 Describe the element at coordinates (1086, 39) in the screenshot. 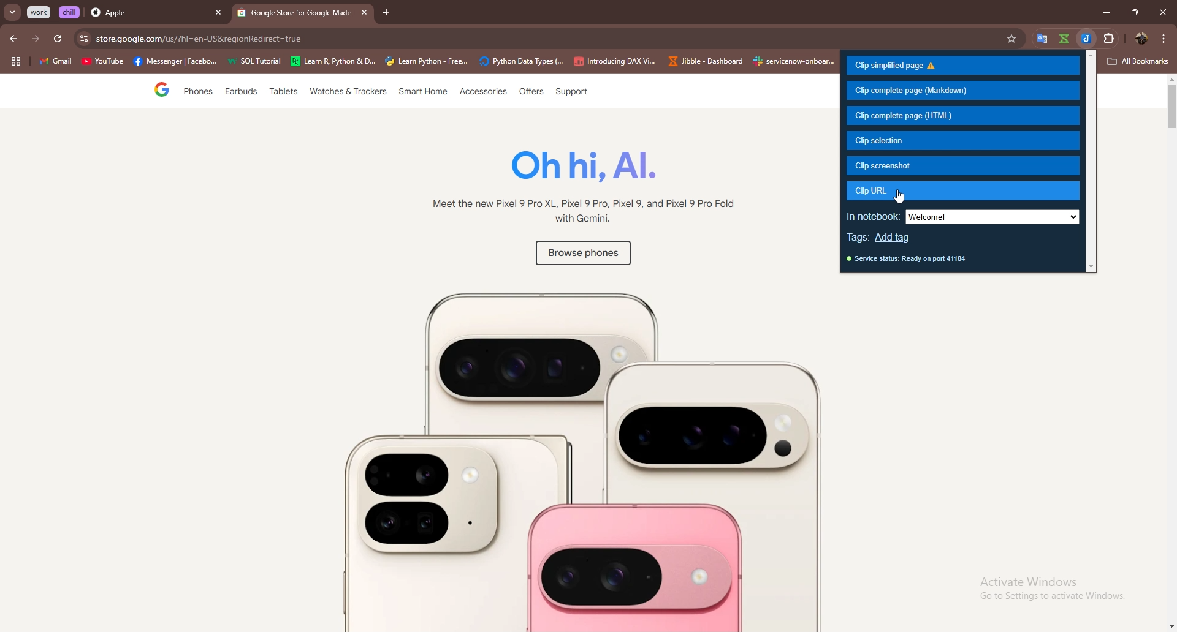

I see `jibble ` at that location.